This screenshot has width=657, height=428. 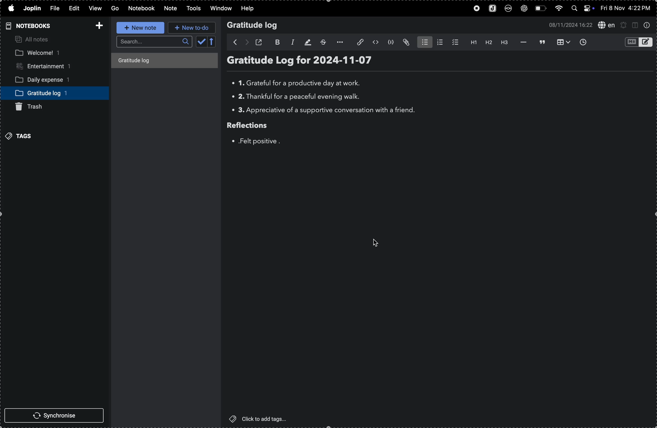 What do you see at coordinates (75, 8) in the screenshot?
I see `edit` at bounding box center [75, 8].